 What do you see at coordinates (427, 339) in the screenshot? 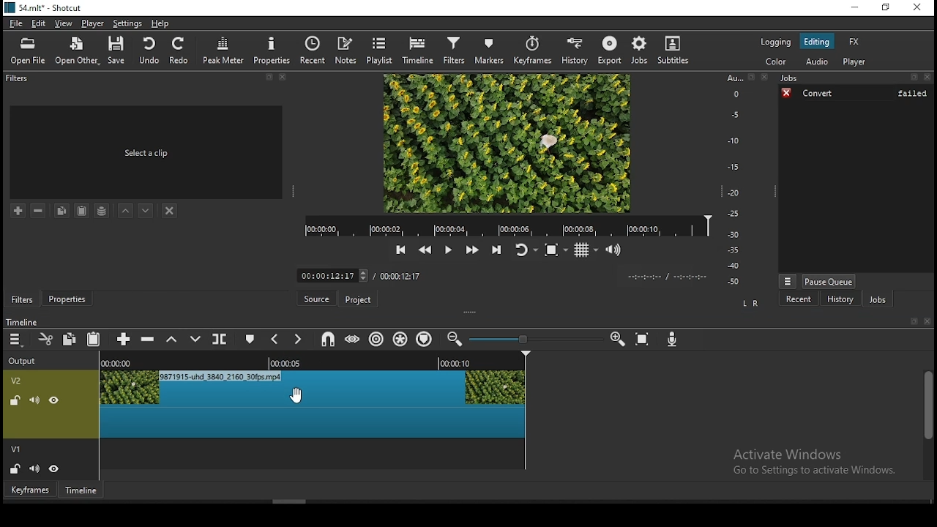
I see `ripple markers` at bounding box center [427, 339].